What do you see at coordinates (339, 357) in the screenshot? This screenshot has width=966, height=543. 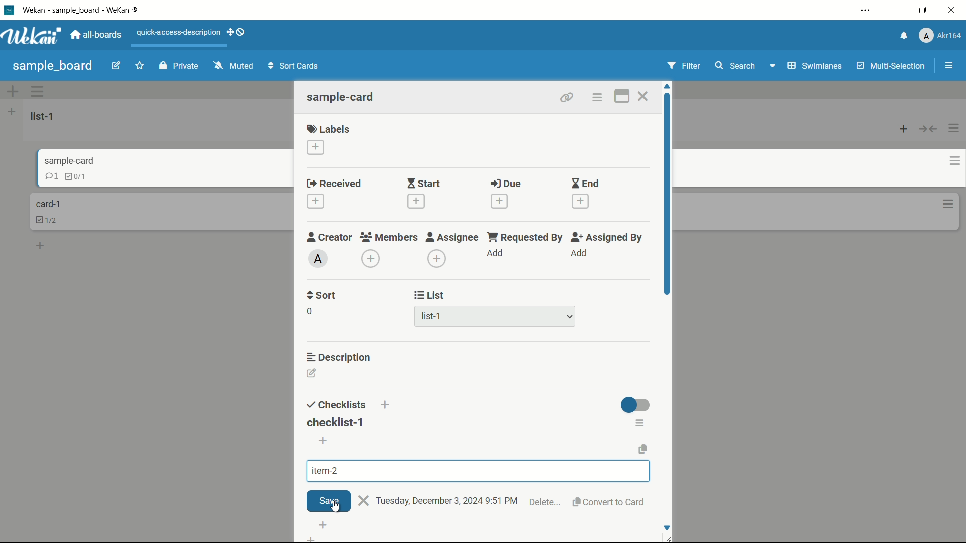 I see `description` at bounding box center [339, 357].